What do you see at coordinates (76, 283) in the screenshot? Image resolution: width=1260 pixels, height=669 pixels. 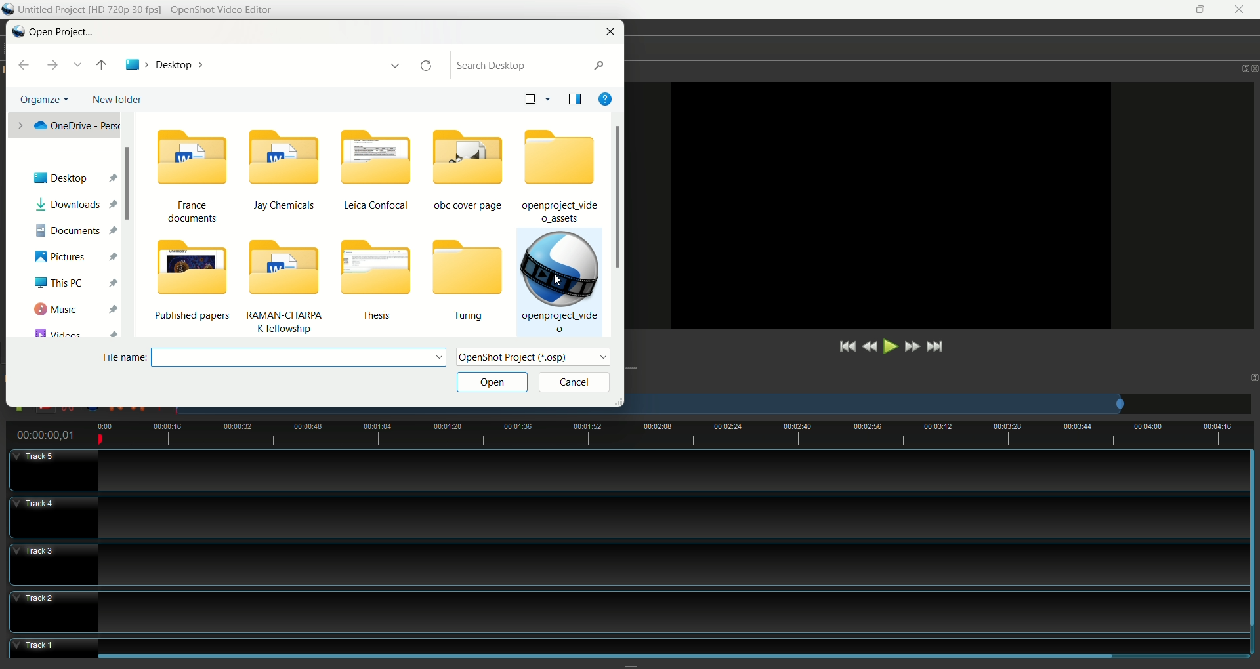 I see `this PC` at bounding box center [76, 283].